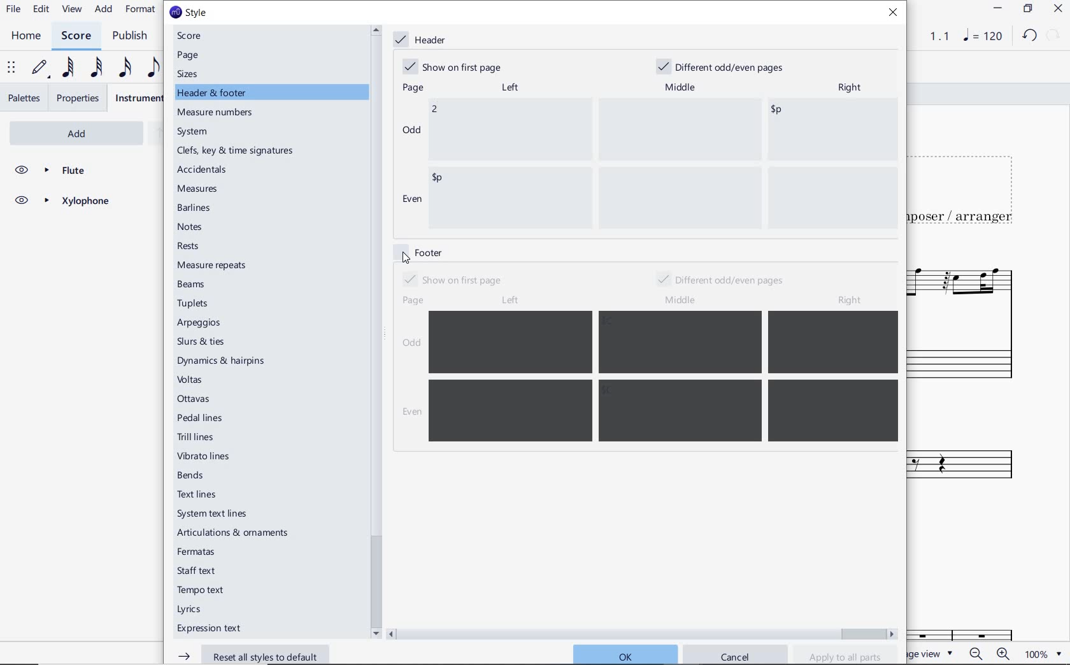  I want to click on ADD, so click(104, 9).